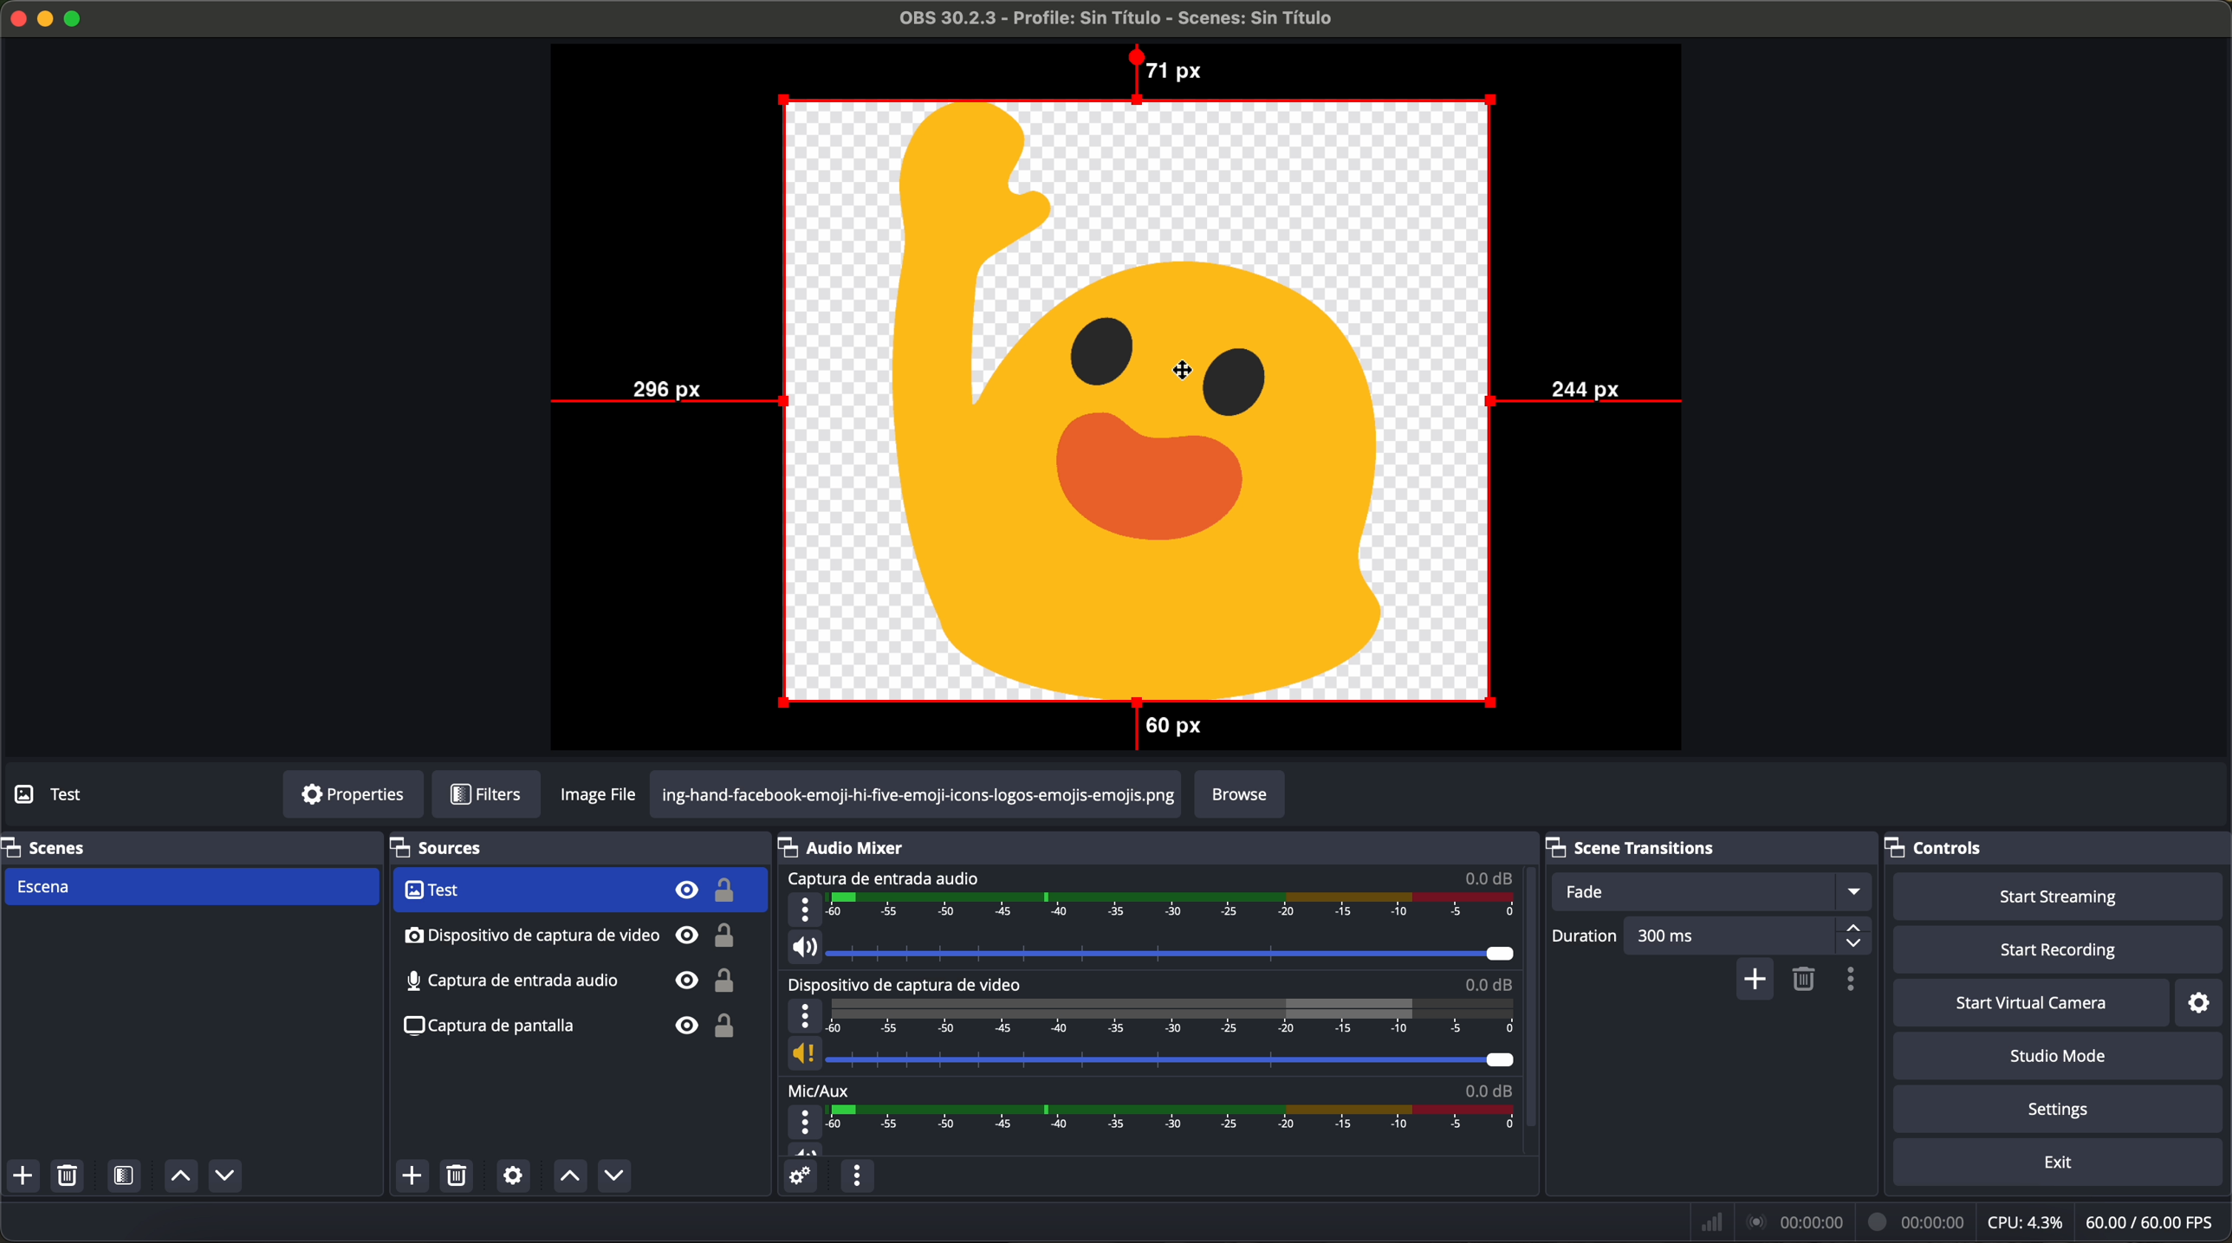 The width and height of the screenshot is (2232, 1243). I want to click on video capture device, so click(578, 890).